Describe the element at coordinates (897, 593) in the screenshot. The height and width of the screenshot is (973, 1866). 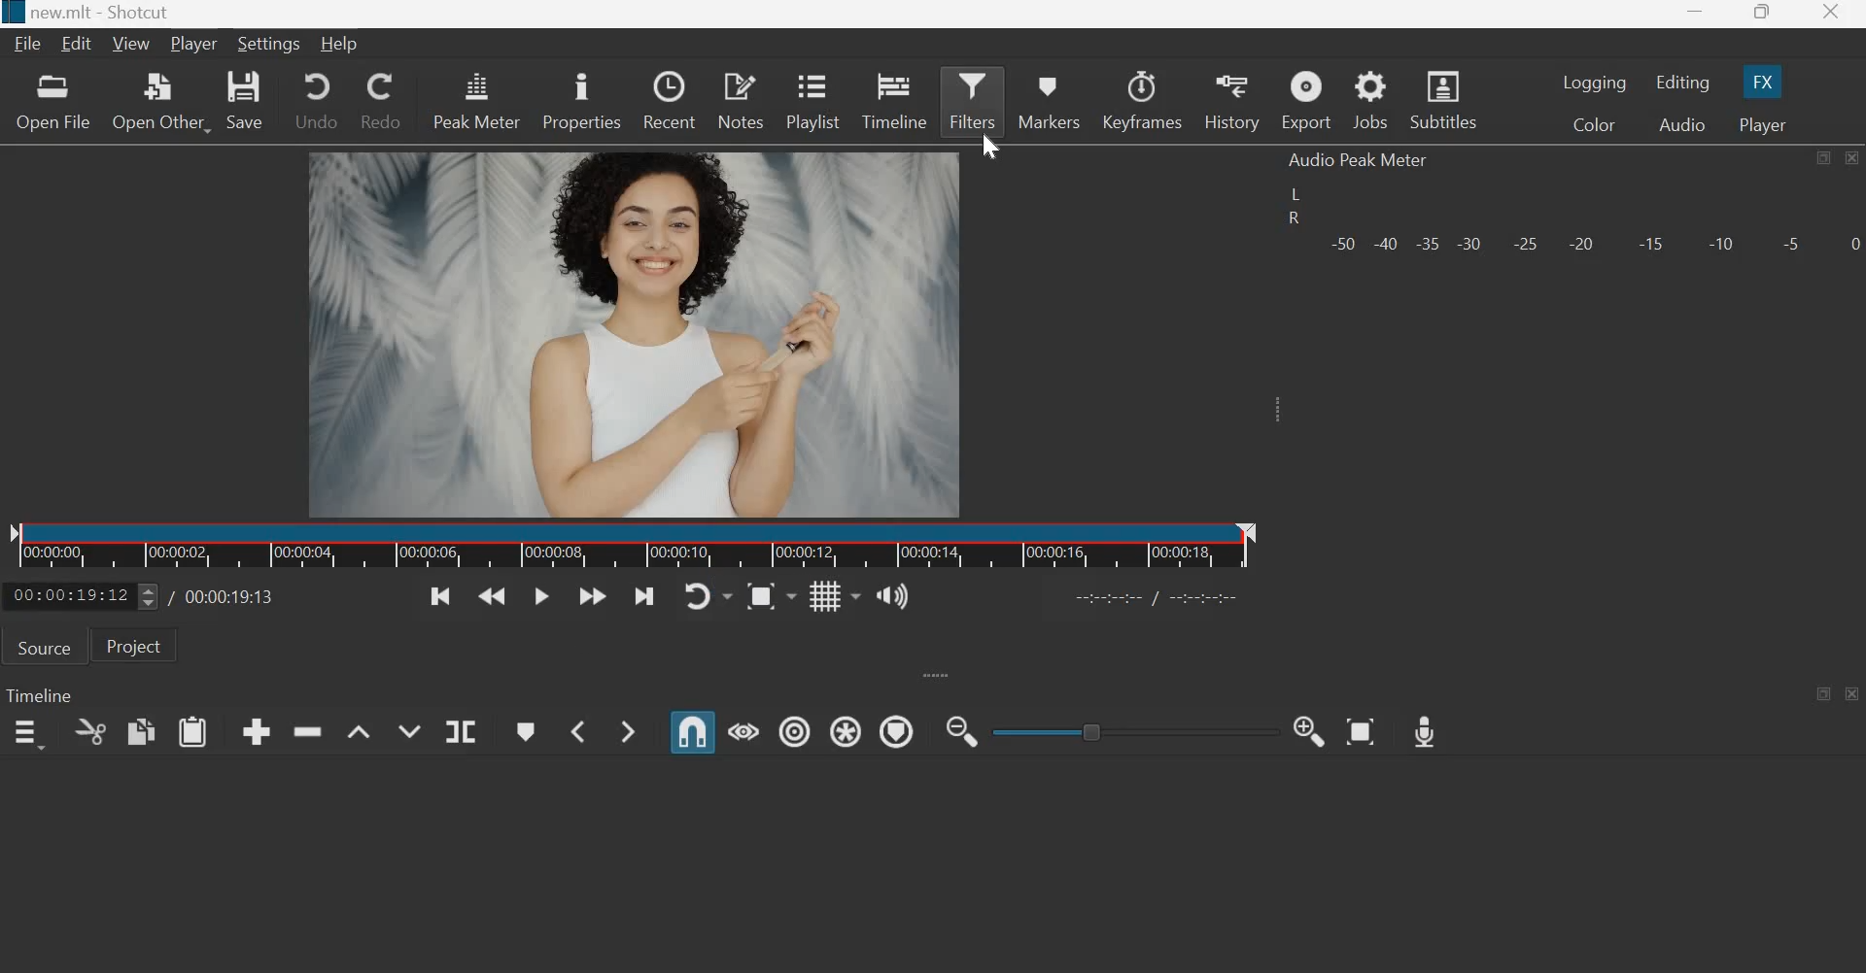
I see `Show the volume control` at that location.